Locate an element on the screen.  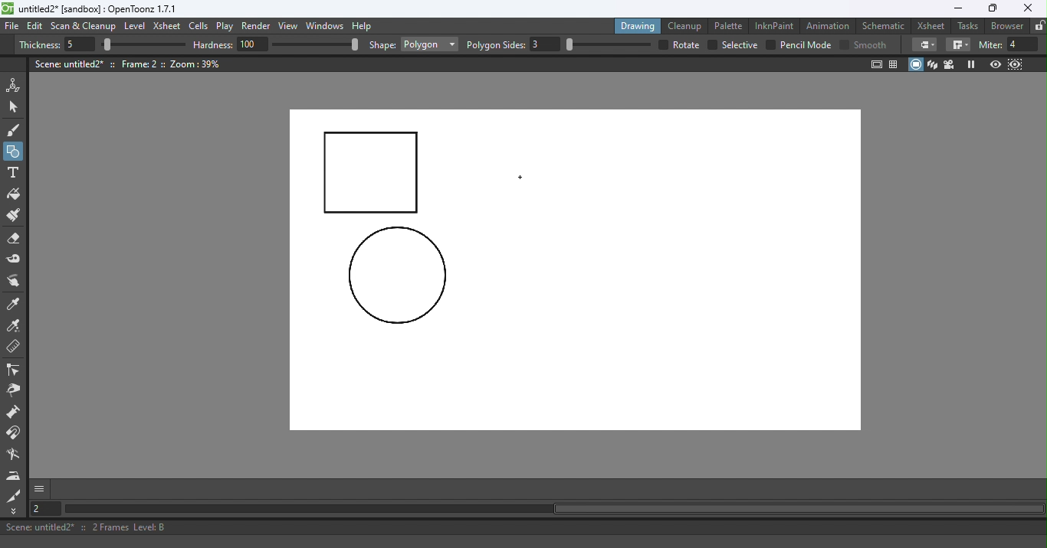
Control point editor tool is located at coordinates (14, 371).